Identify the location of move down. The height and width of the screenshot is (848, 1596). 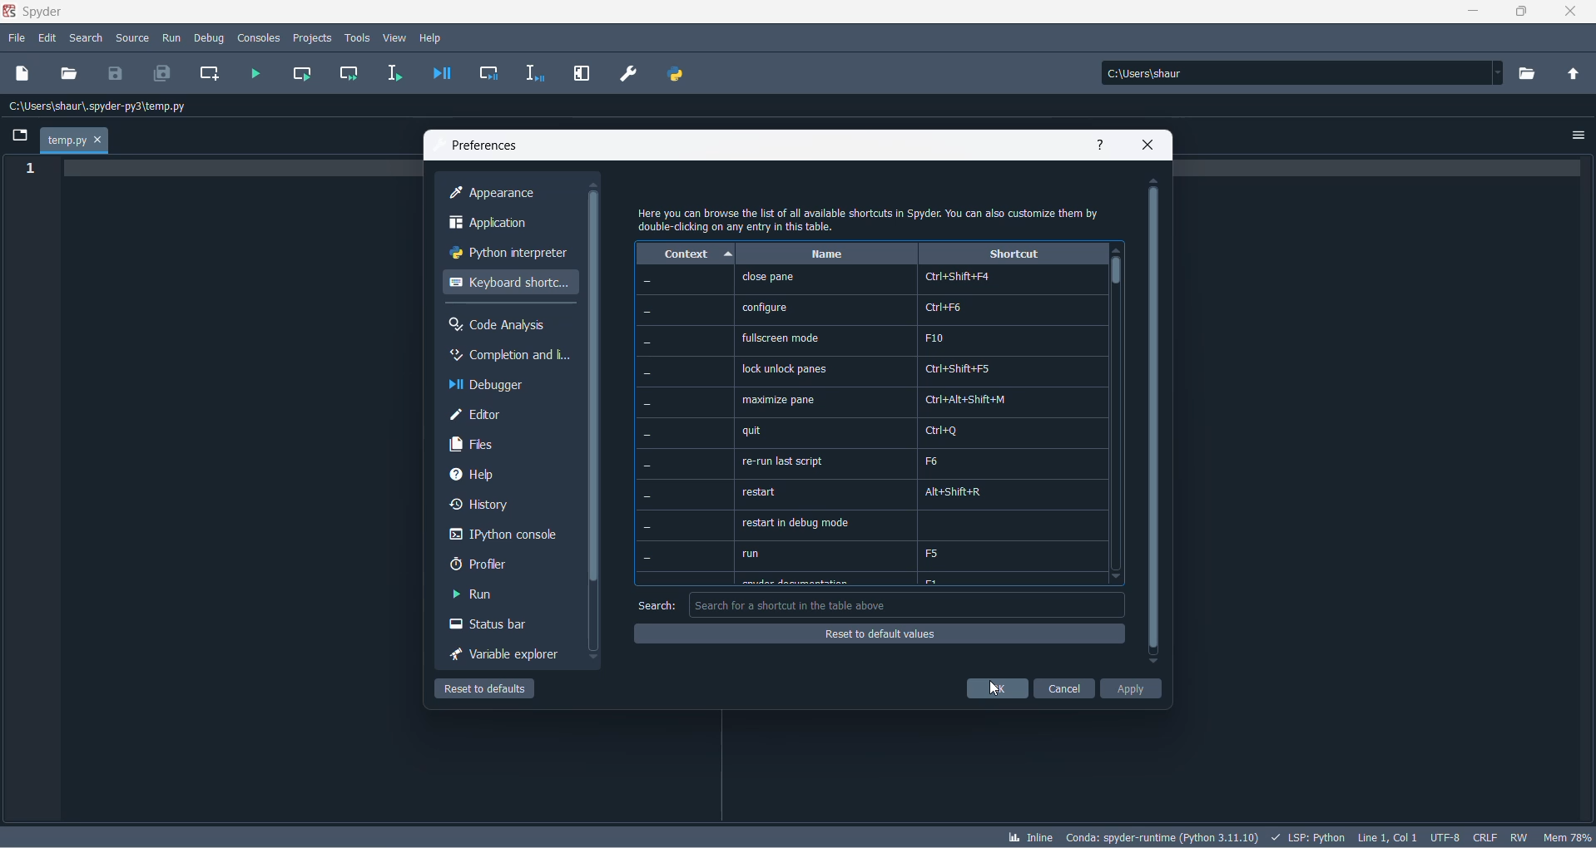
(1152, 663).